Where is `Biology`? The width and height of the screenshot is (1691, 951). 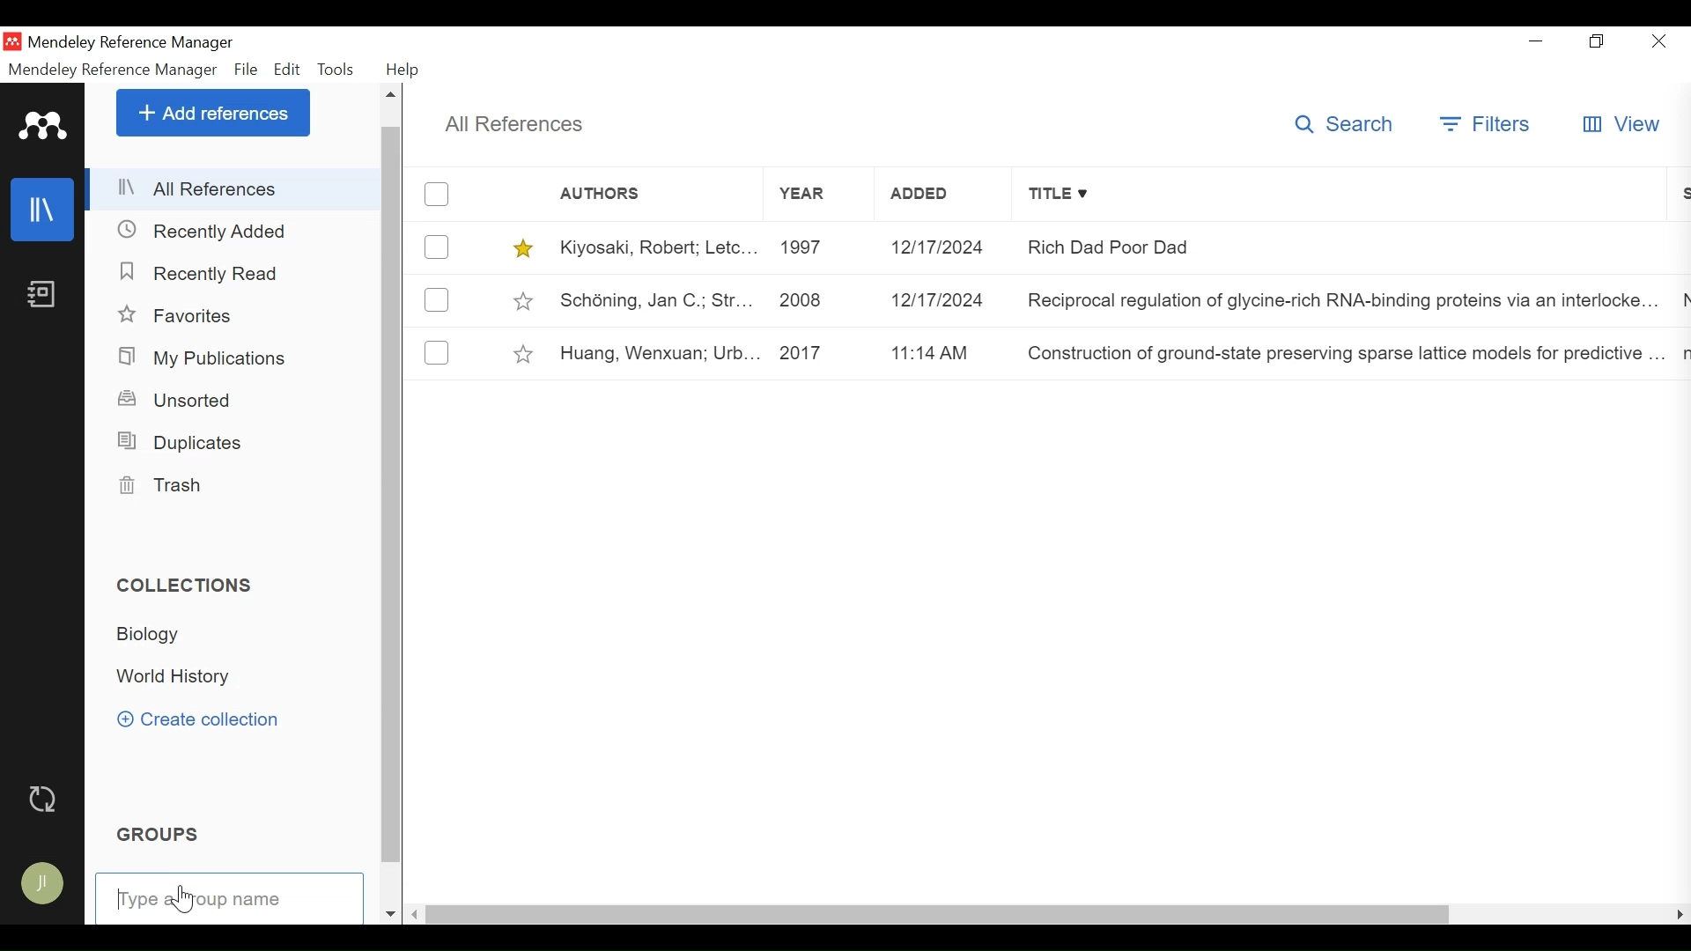 Biology is located at coordinates (159, 636).